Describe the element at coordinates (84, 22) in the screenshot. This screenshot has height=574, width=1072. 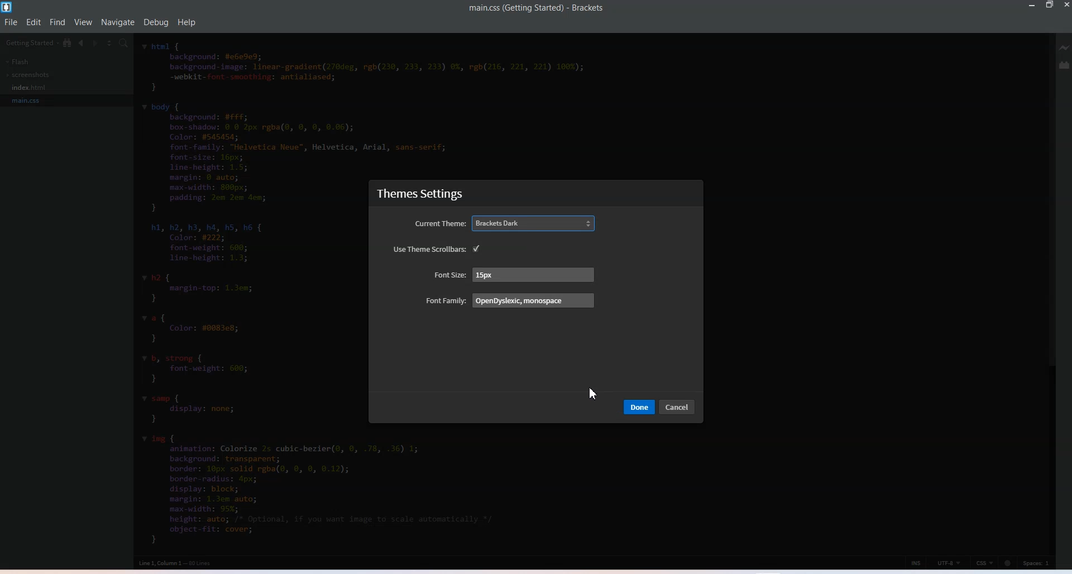
I see `View` at that location.